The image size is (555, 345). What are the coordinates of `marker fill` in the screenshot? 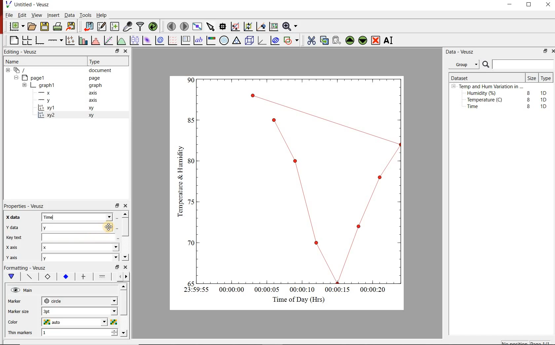 It's located at (65, 277).